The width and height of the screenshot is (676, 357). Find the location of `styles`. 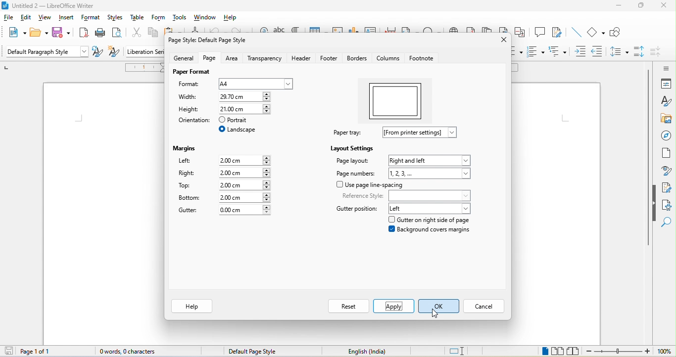

styles is located at coordinates (117, 19).